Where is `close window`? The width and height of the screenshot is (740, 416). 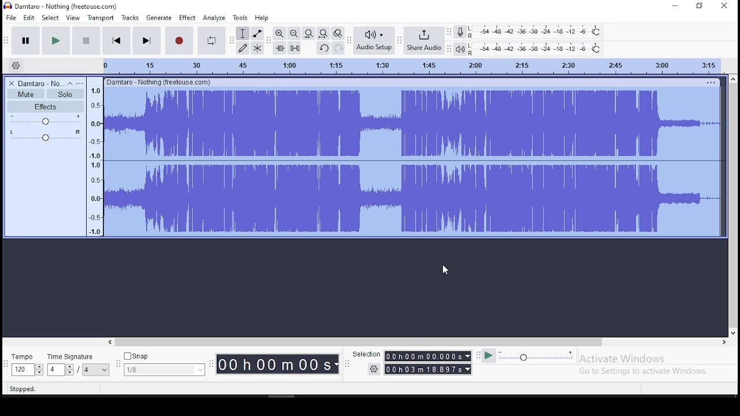
close window is located at coordinates (726, 6).